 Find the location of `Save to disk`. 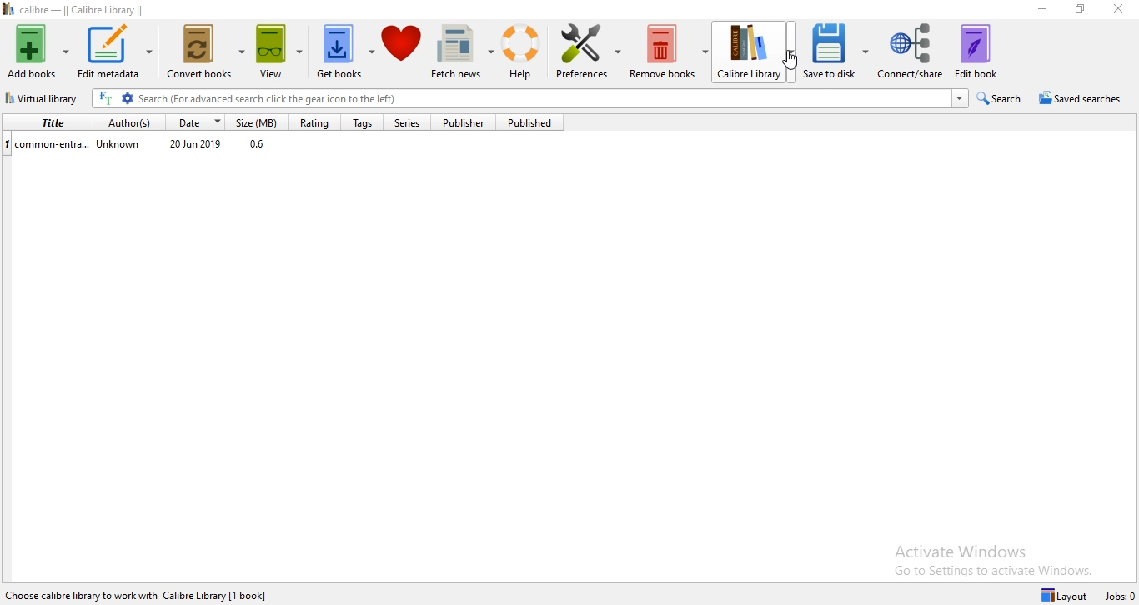

Save to disk is located at coordinates (839, 53).